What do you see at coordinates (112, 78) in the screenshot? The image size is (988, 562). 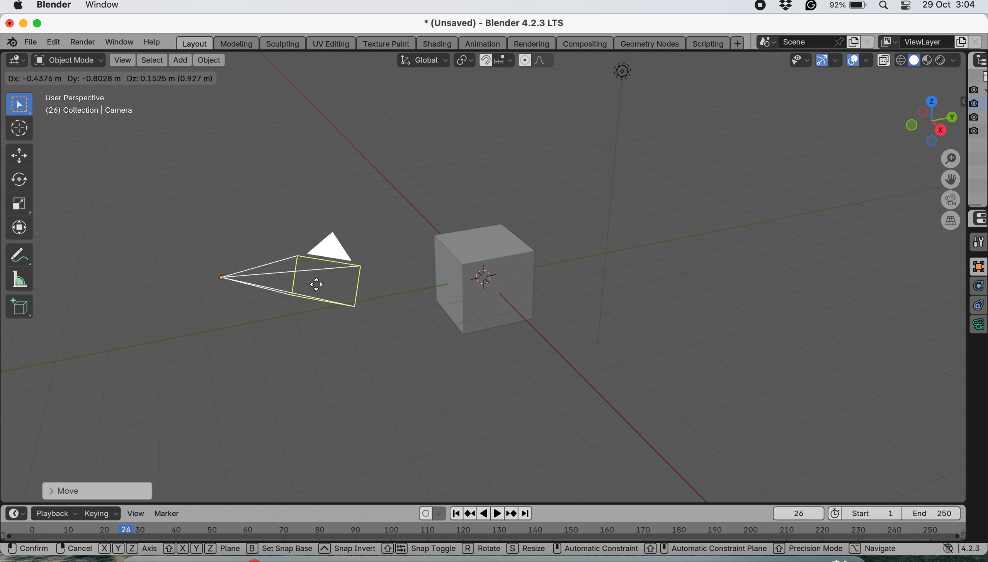 I see `Dc- 0.4376 m Dy- 0.8028 m Dz-0.1525 m  (0.927 m)` at bounding box center [112, 78].